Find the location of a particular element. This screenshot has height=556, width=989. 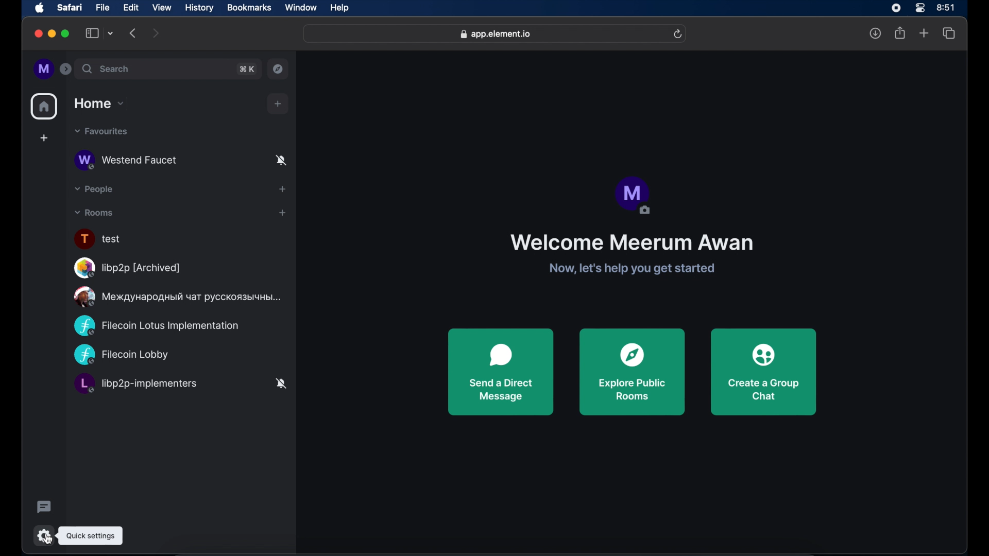

add is located at coordinates (283, 214).